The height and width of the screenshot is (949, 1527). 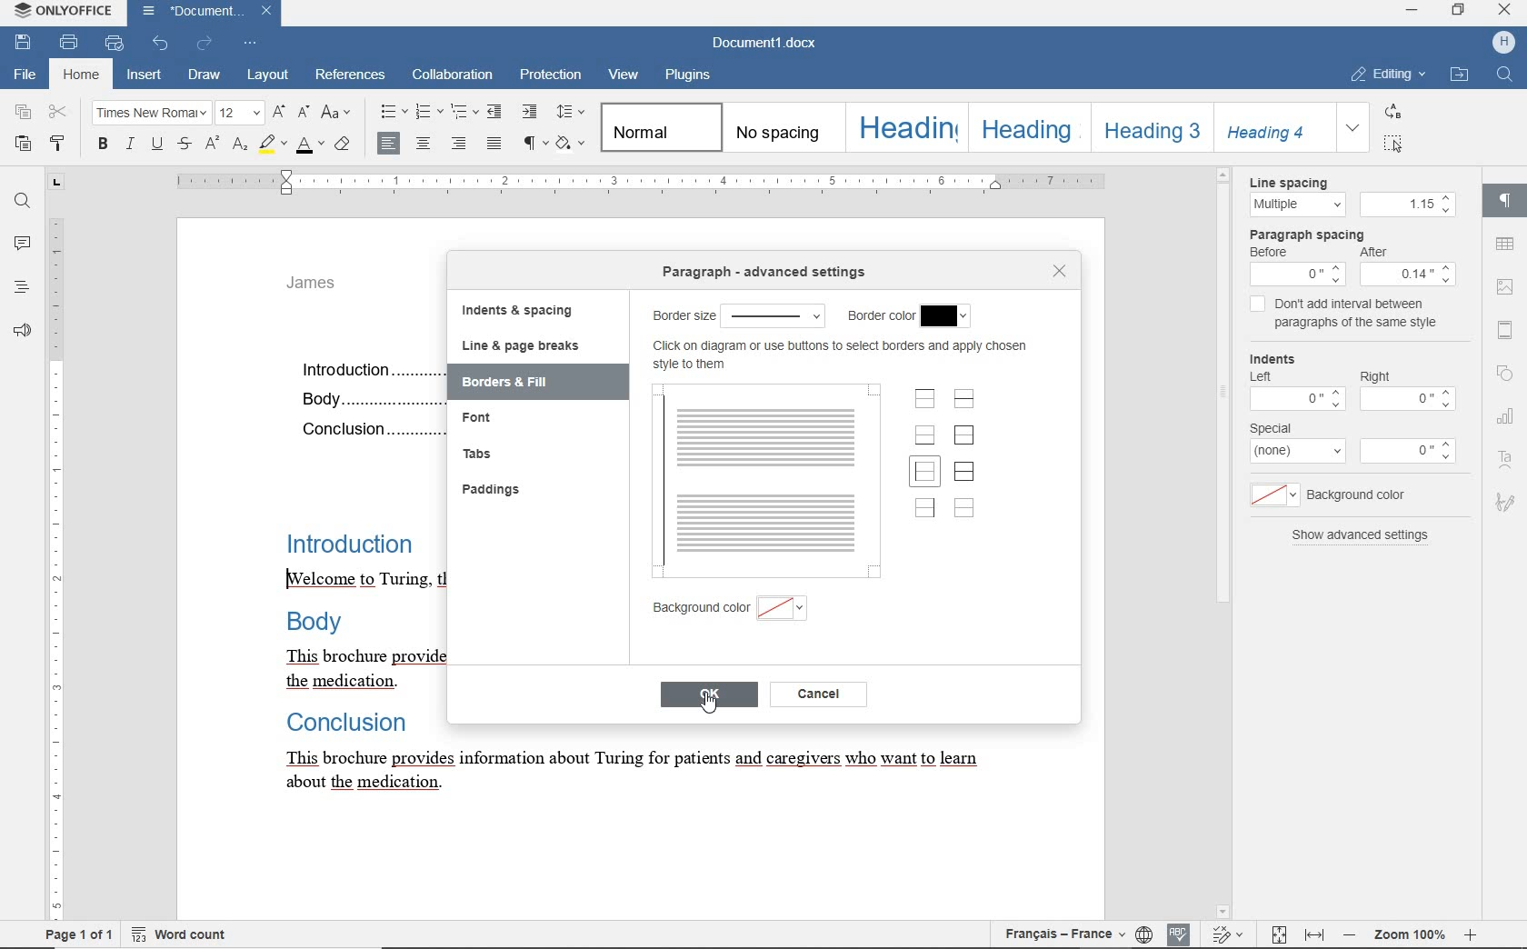 I want to click on fit to page, so click(x=1230, y=934).